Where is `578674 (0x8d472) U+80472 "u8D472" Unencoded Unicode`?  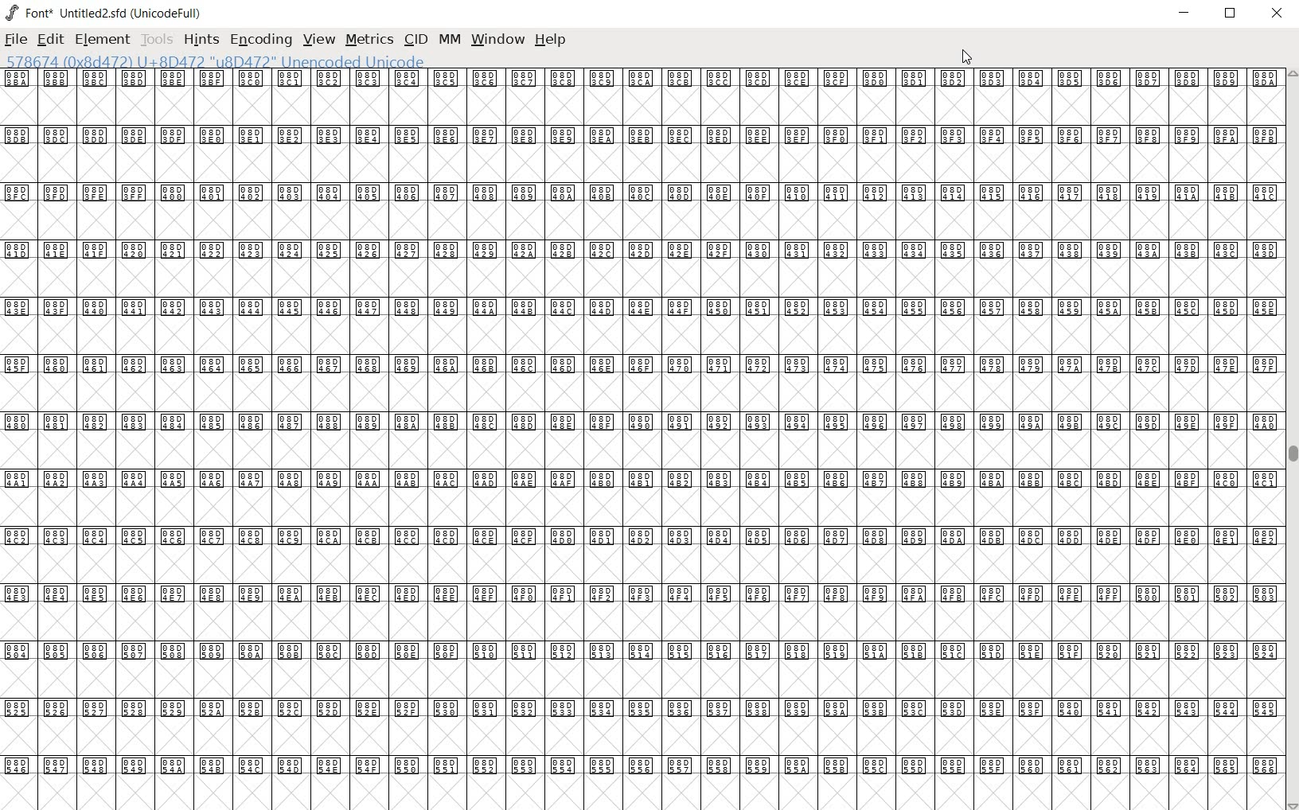
578674 (0x8d472) U+80472 "u8D472" Unencoded Unicode is located at coordinates (216, 62).